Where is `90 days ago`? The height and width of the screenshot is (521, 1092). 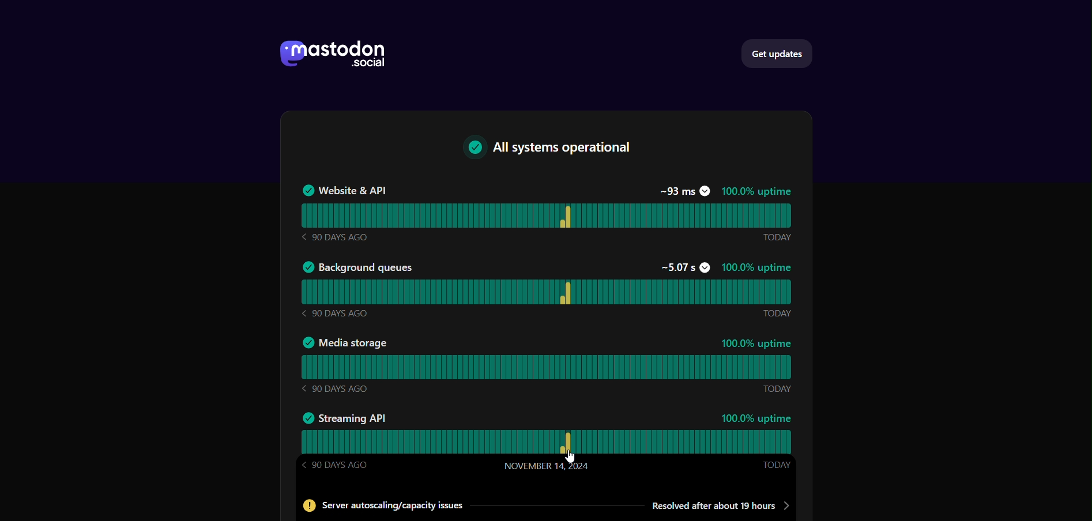 90 days ago is located at coordinates (335, 388).